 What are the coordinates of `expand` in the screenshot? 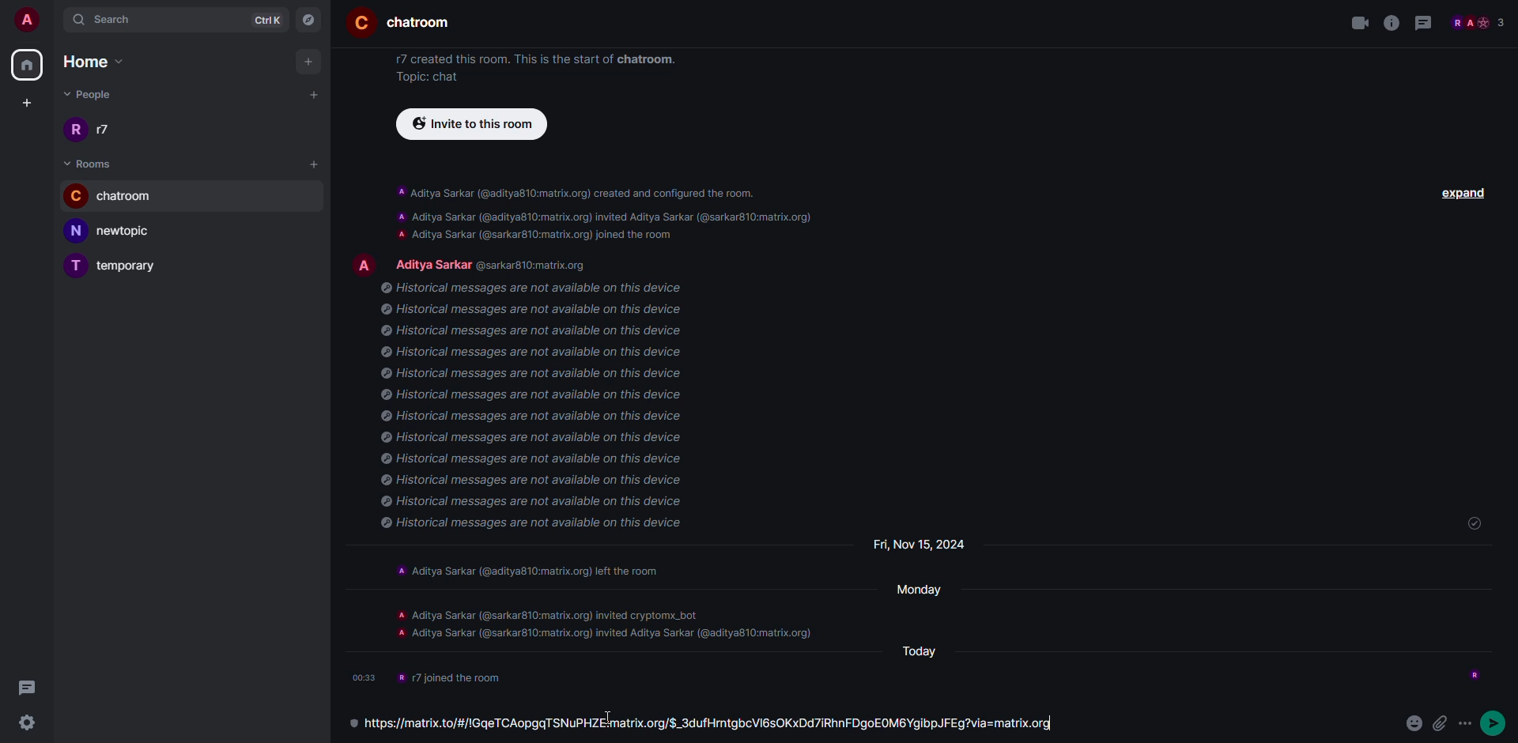 It's located at (1465, 193).